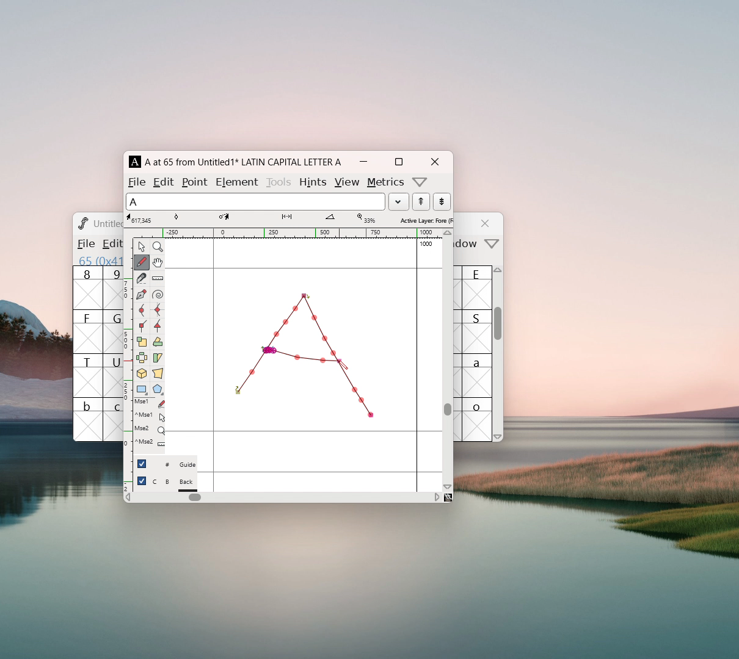 Image resolution: width=739 pixels, height=659 pixels. I want to click on skew selection, so click(157, 359).